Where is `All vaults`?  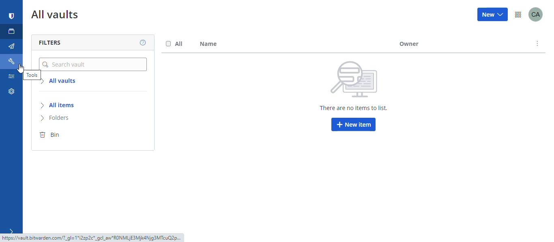 All vaults is located at coordinates (64, 82).